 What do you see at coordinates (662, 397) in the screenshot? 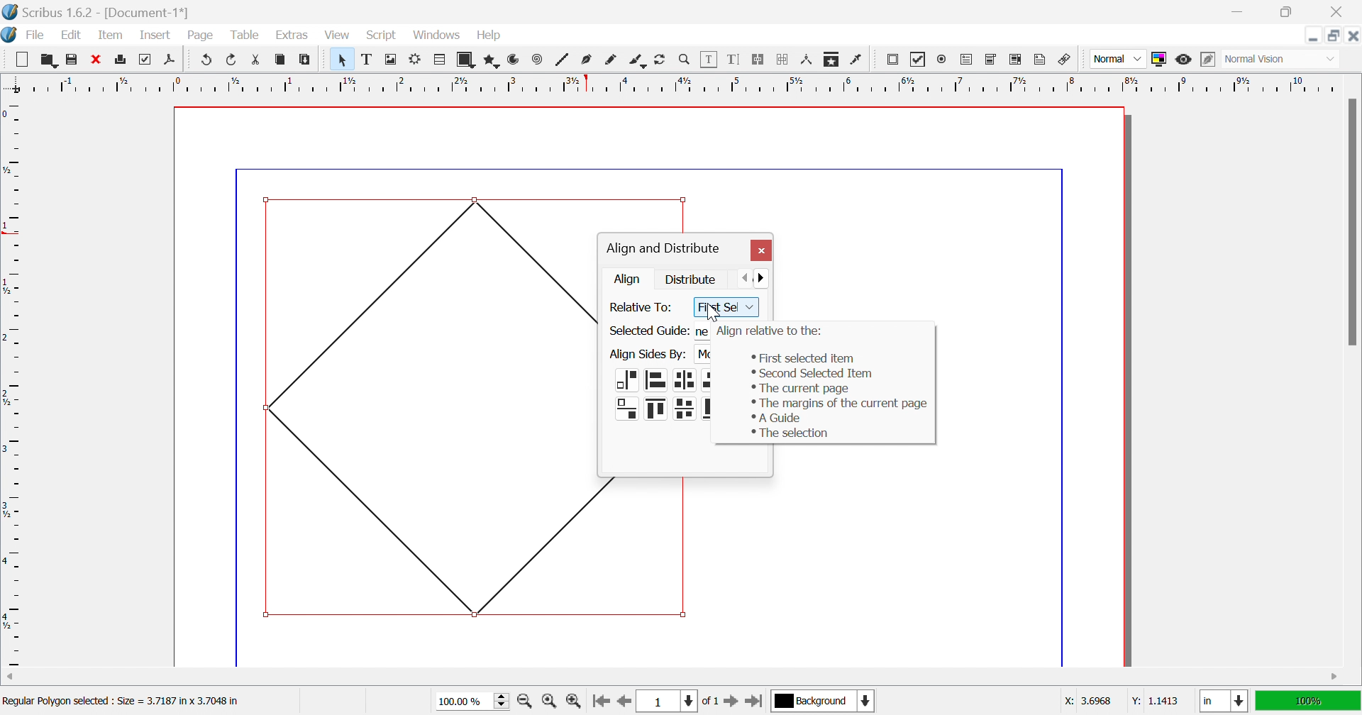
I see `Alignments` at bounding box center [662, 397].